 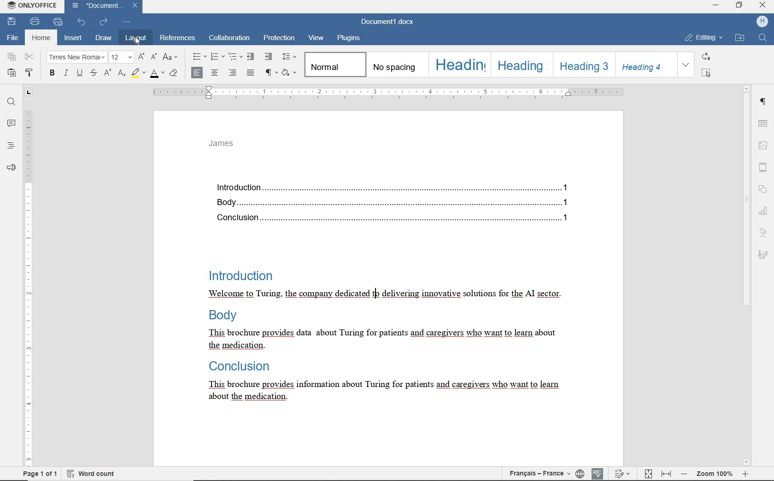 I want to click on EXPAND, so click(x=686, y=65).